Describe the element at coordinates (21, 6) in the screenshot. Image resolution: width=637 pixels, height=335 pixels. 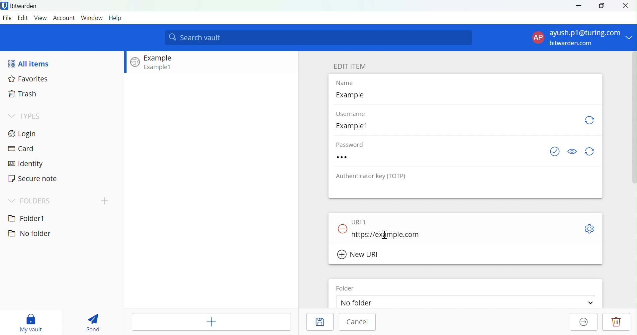
I see `Bitwarden` at that location.